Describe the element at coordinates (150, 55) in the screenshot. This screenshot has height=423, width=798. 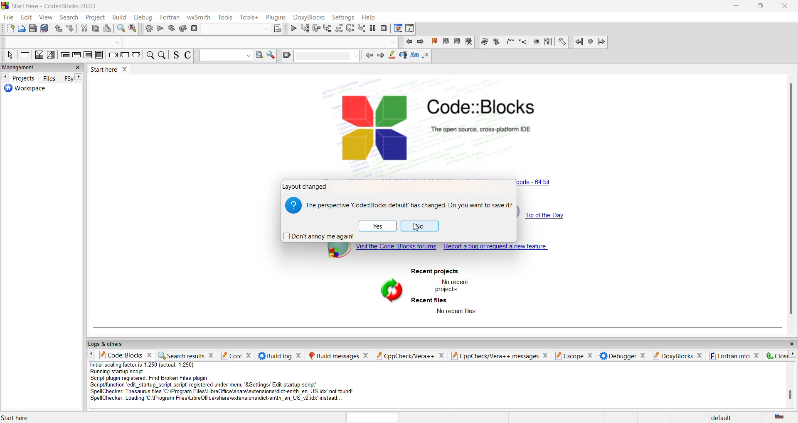
I see `zoom in` at that location.